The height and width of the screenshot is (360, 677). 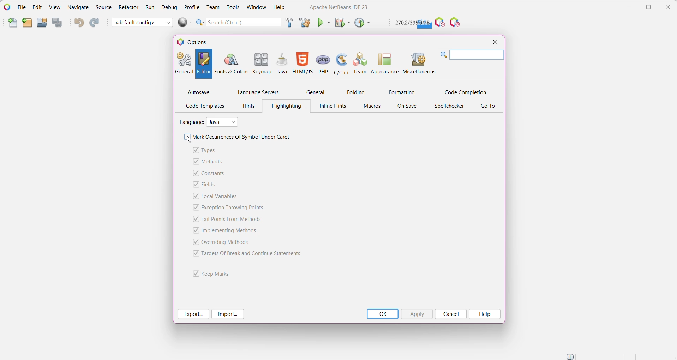 What do you see at coordinates (281, 64) in the screenshot?
I see `Java` at bounding box center [281, 64].